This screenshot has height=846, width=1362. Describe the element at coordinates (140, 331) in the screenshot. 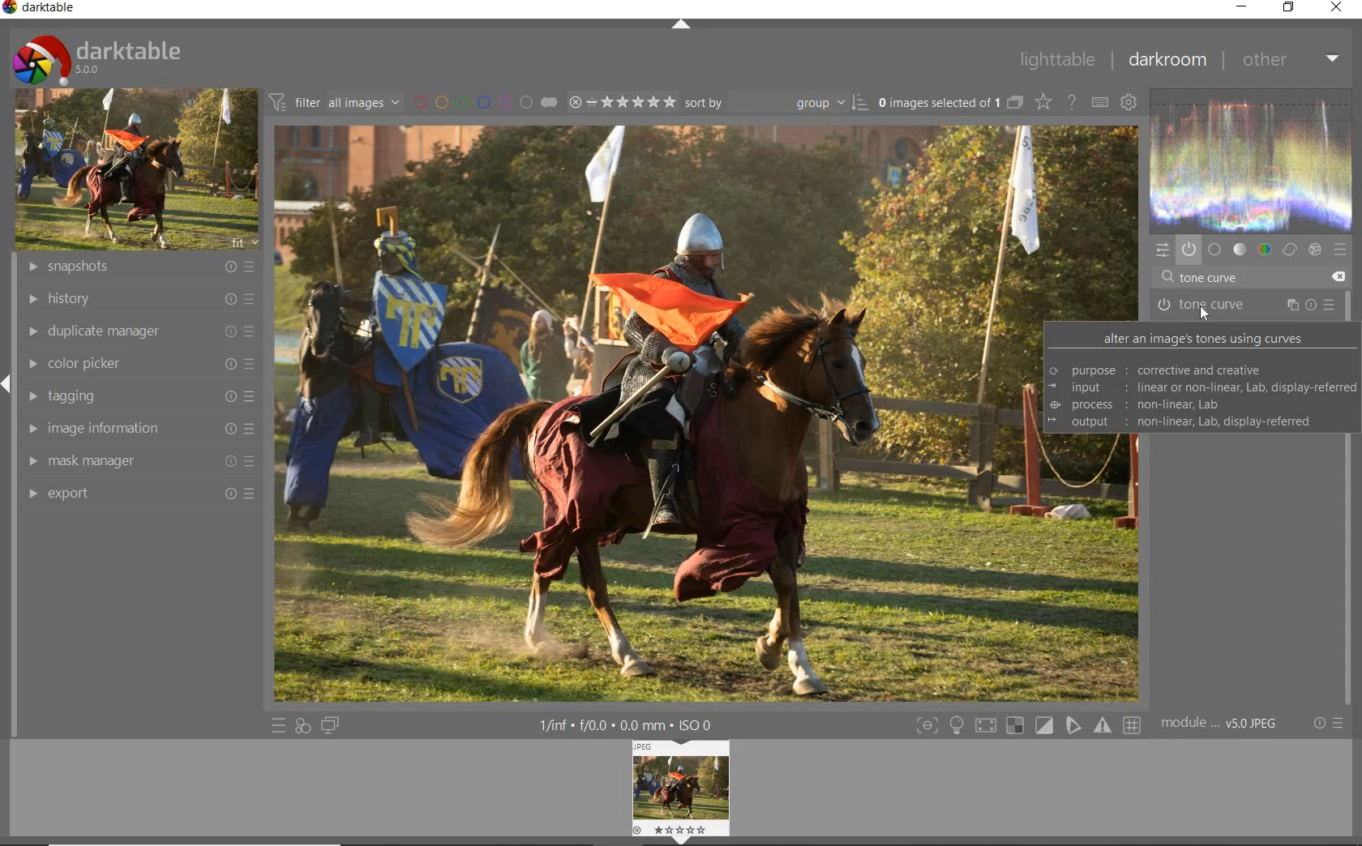

I see `duplicate manager` at that location.